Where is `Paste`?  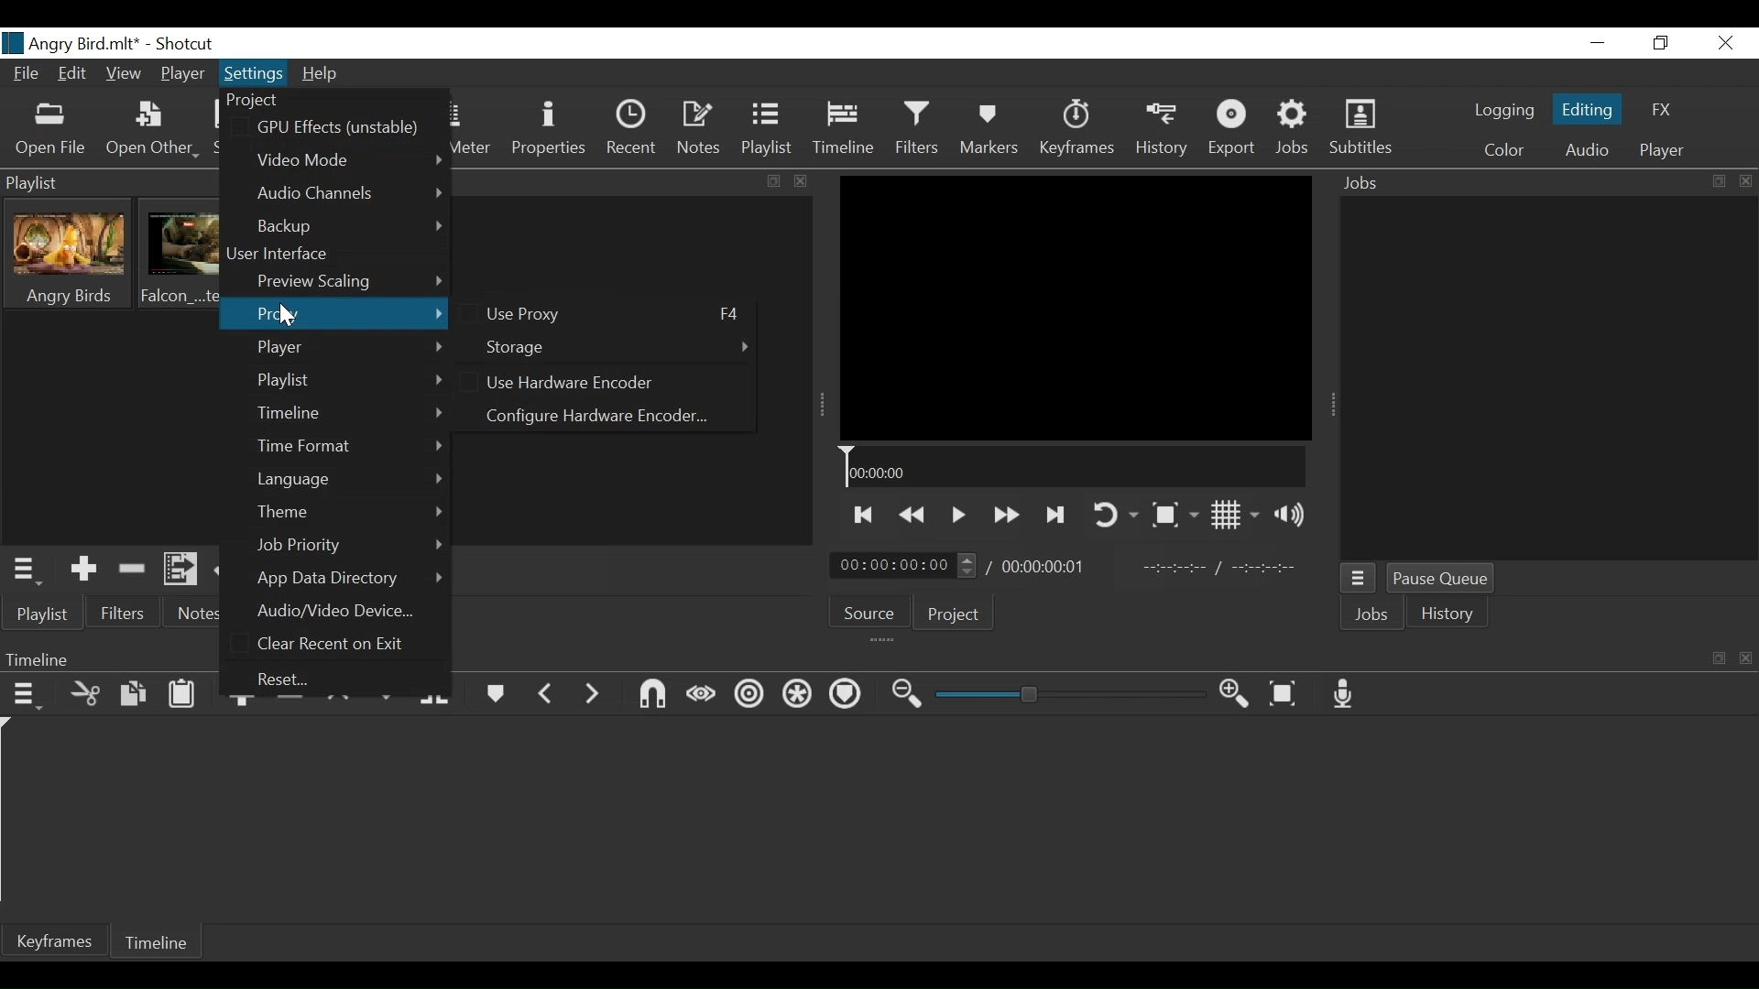 Paste is located at coordinates (184, 695).